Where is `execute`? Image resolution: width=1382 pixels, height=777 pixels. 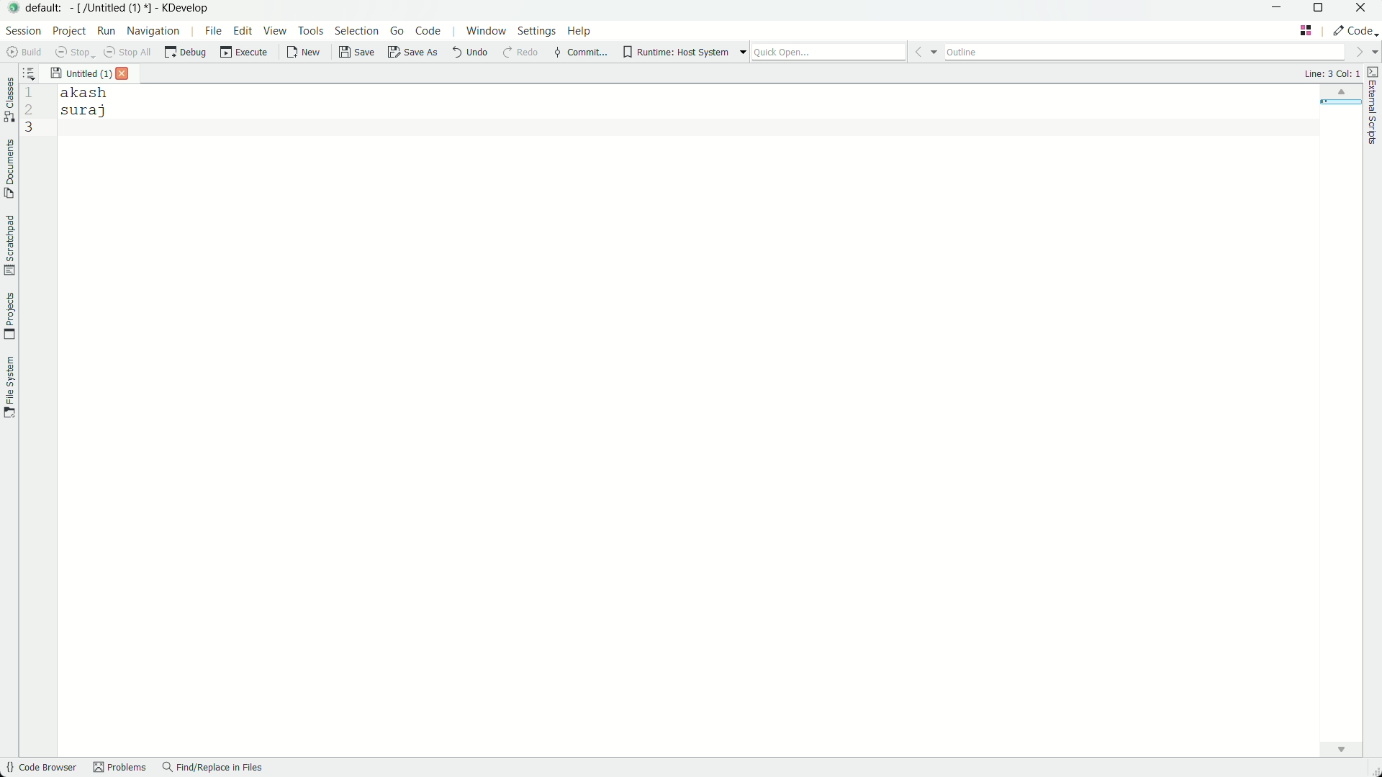
execute is located at coordinates (244, 53).